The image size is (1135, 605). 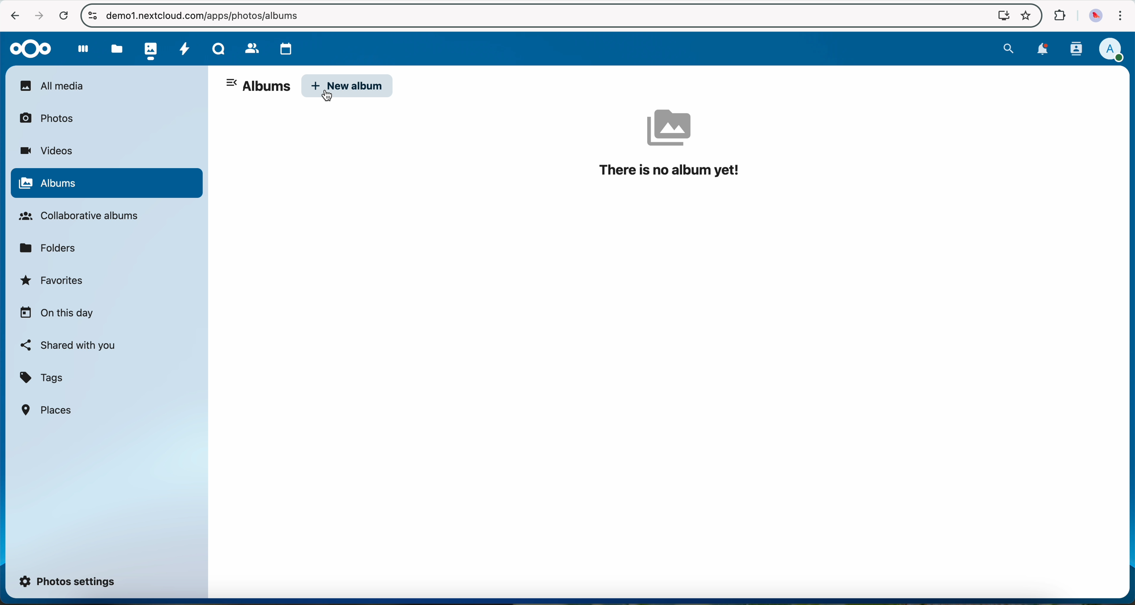 I want to click on activity, so click(x=184, y=48).